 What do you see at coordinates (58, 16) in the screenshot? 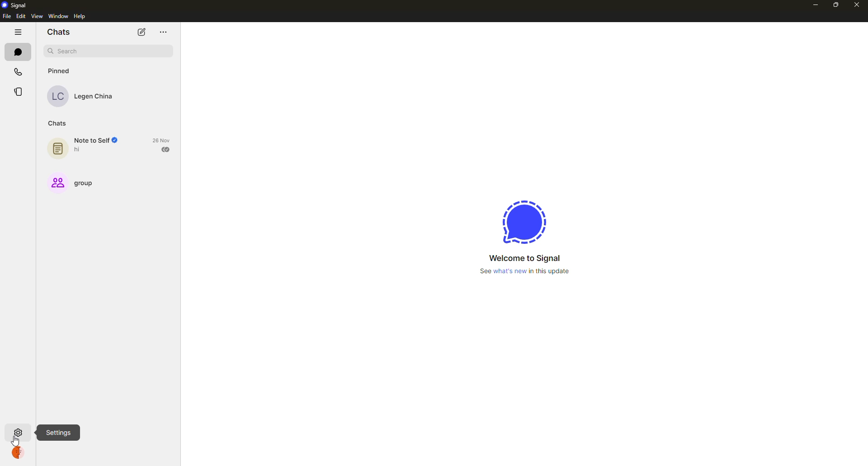
I see `window` at bounding box center [58, 16].